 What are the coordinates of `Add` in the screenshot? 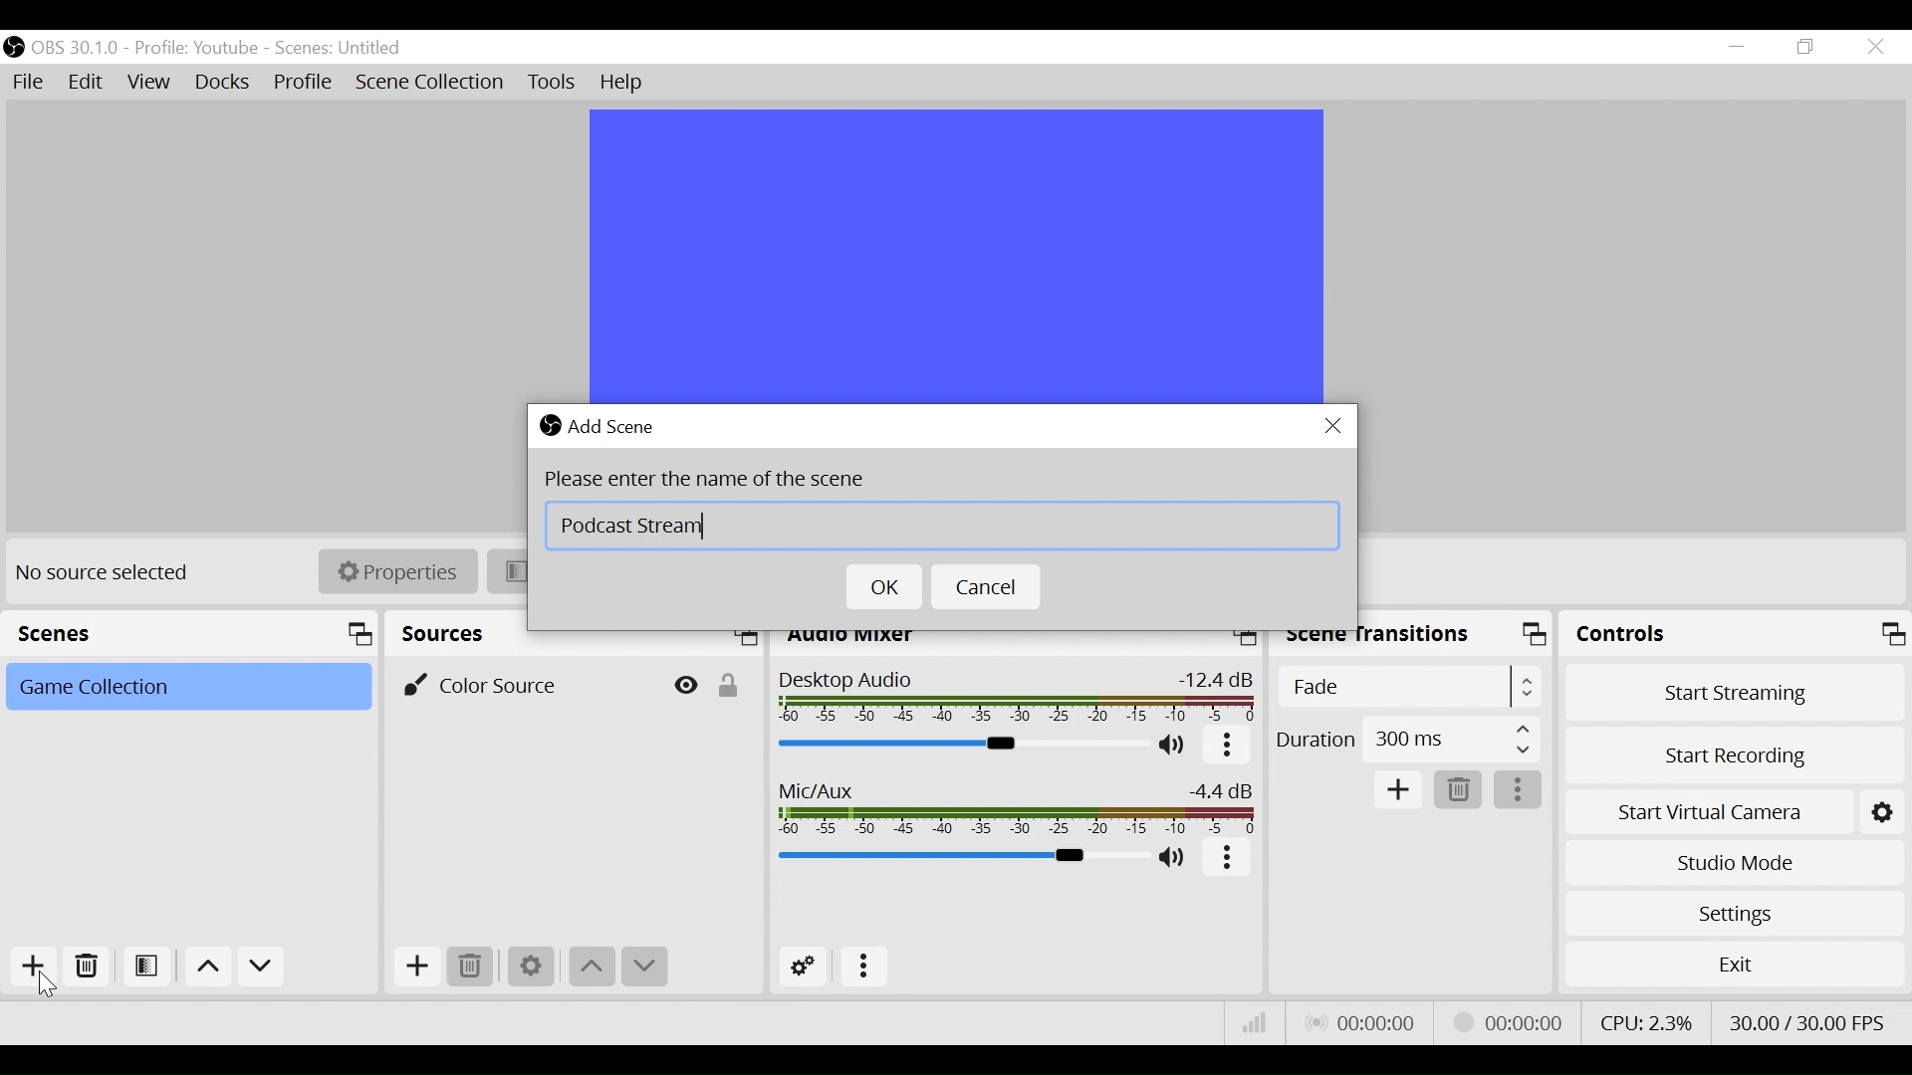 It's located at (31, 967).